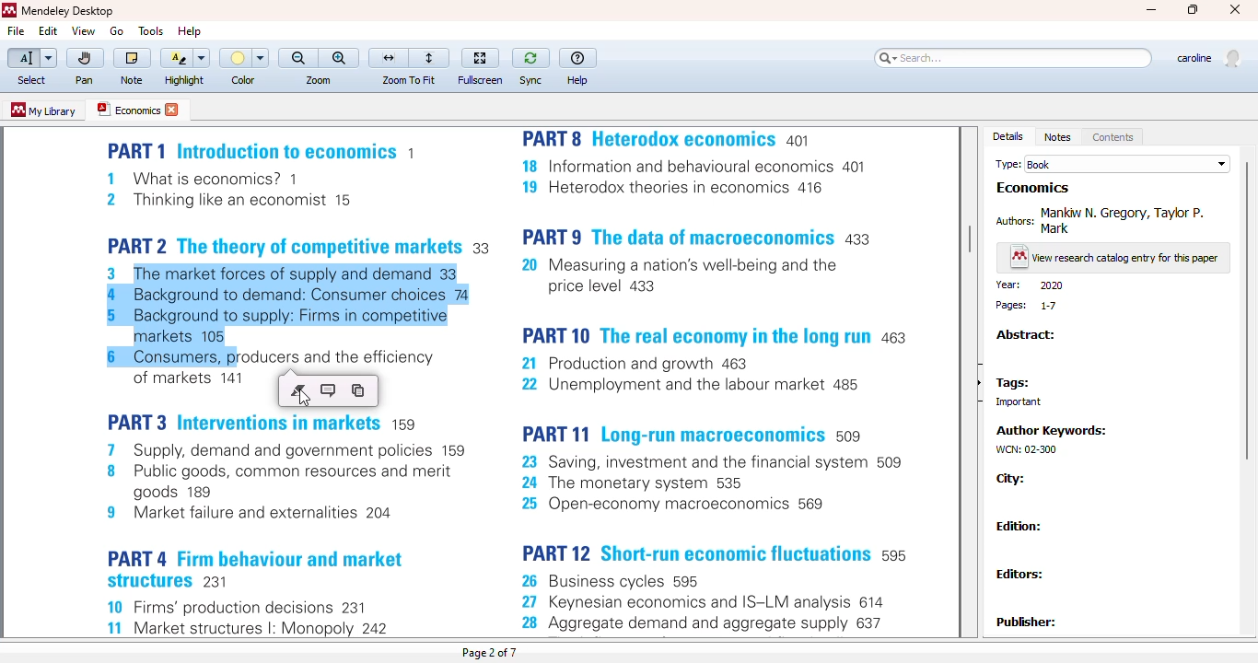 This screenshot has width=1258, height=663. What do you see at coordinates (31, 59) in the screenshot?
I see `select` at bounding box center [31, 59].